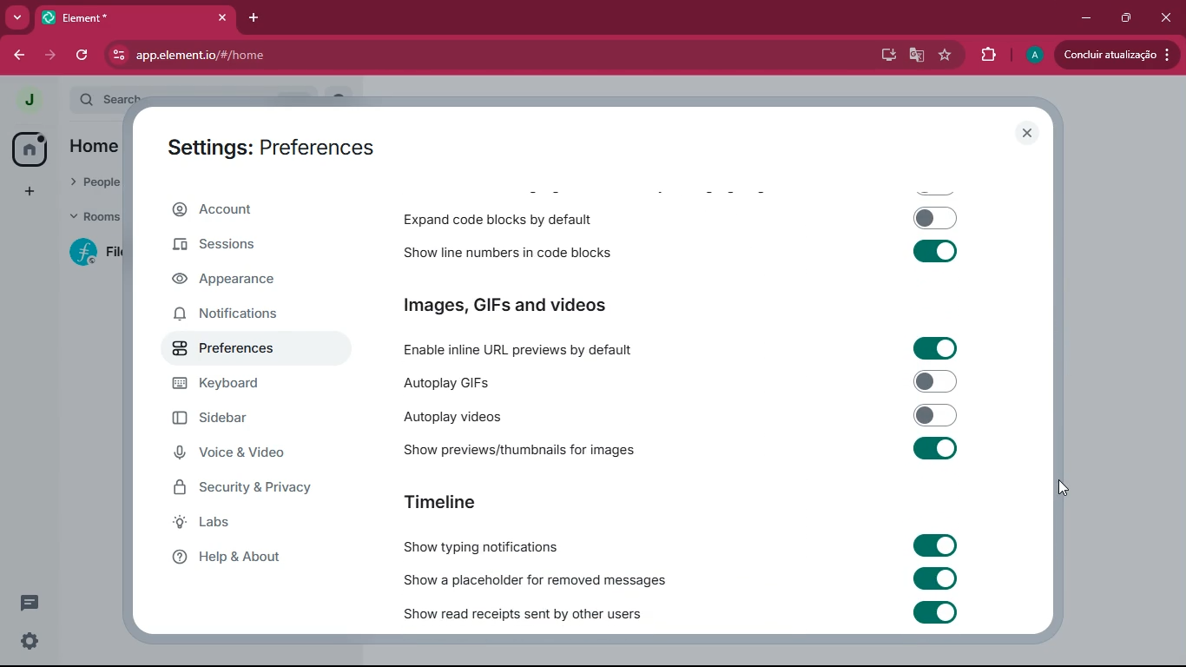 The image size is (1186, 667). Describe the element at coordinates (30, 603) in the screenshot. I see `threads` at that location.